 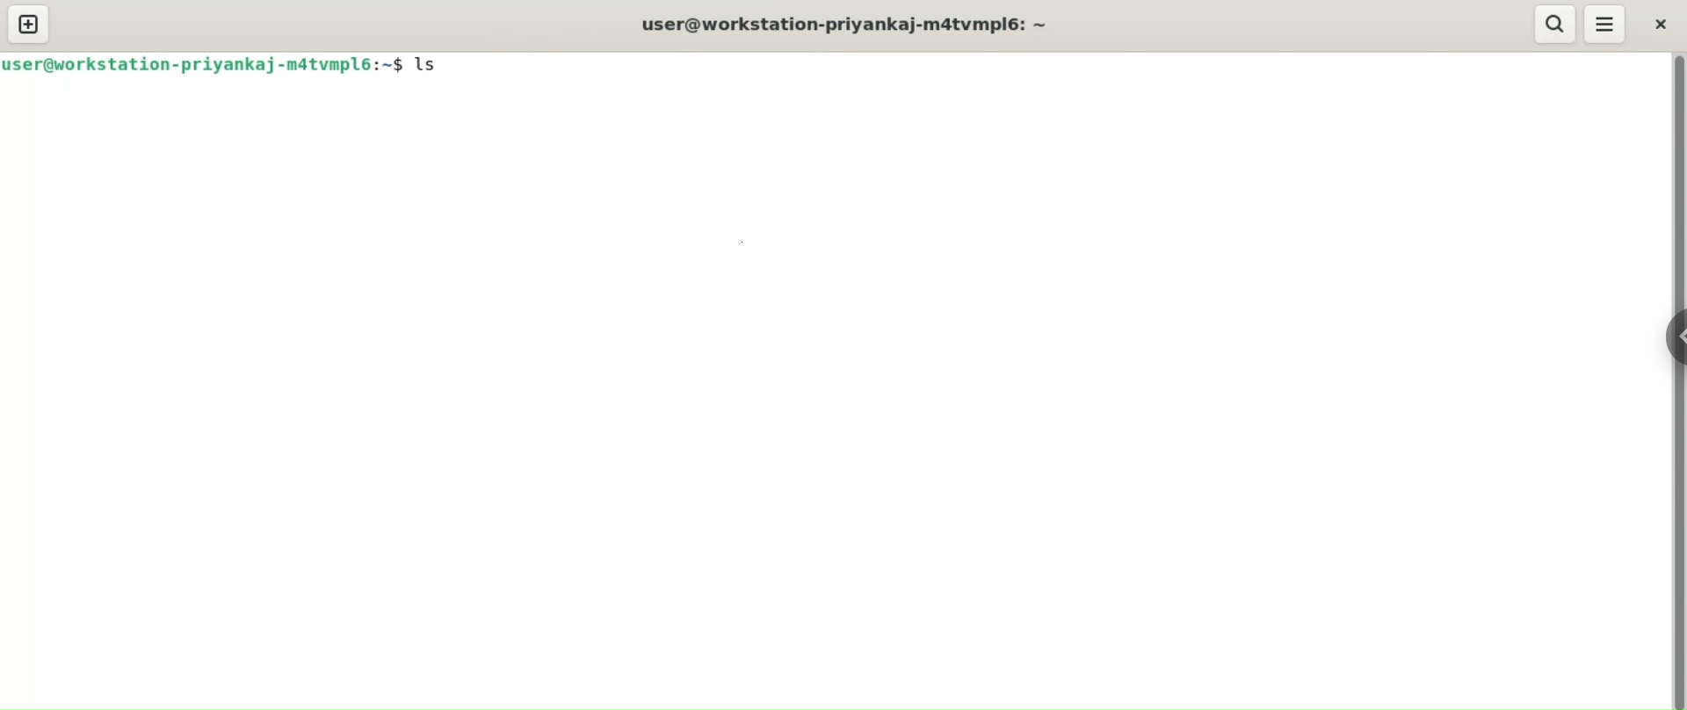 I want to click on search, so click(x=1558, y=23).